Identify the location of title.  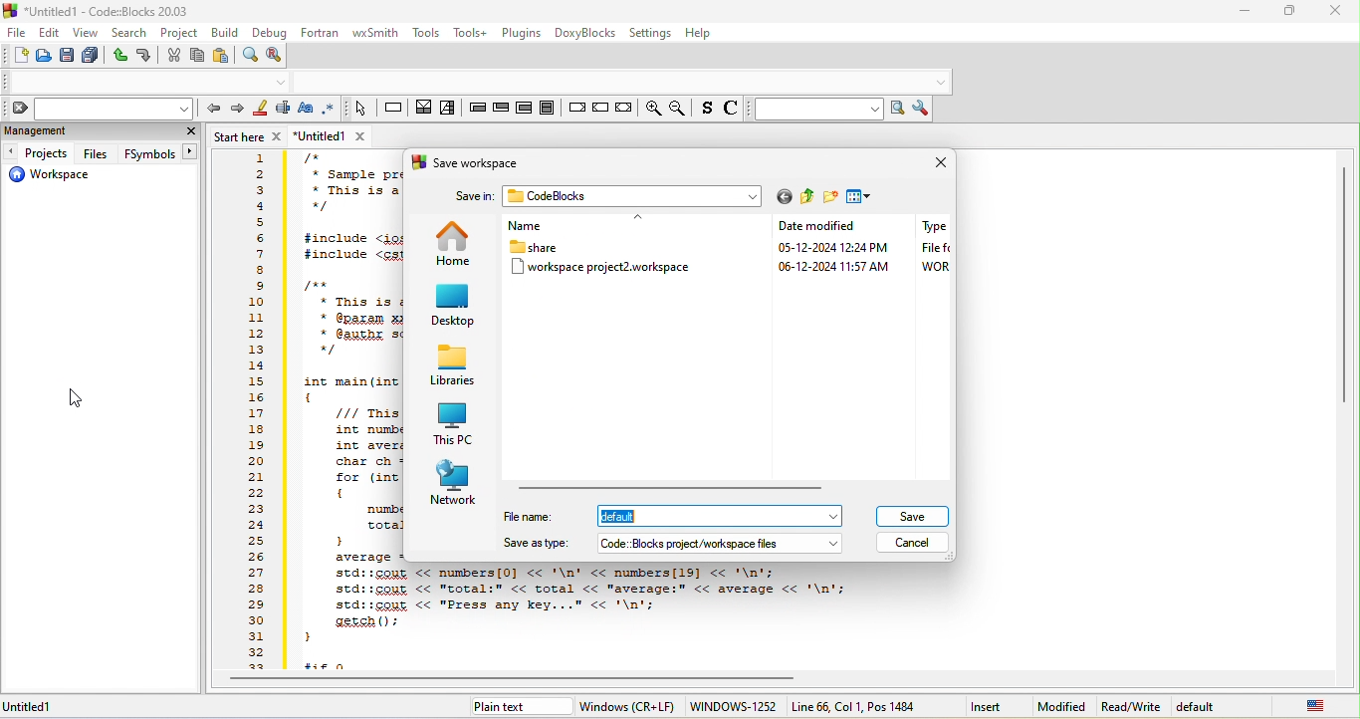
(103, 11).